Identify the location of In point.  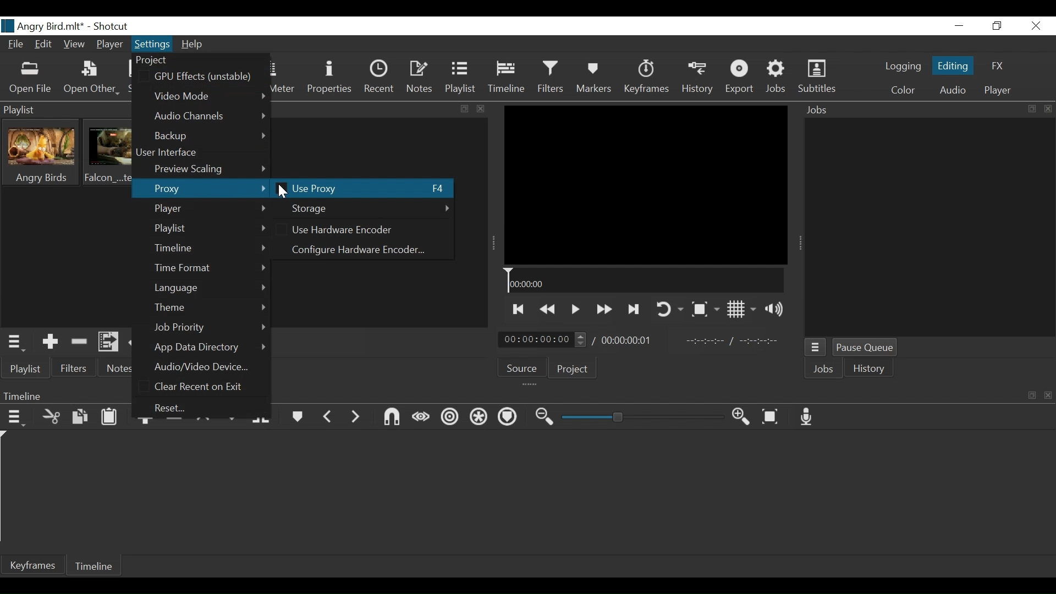
(735, 342).